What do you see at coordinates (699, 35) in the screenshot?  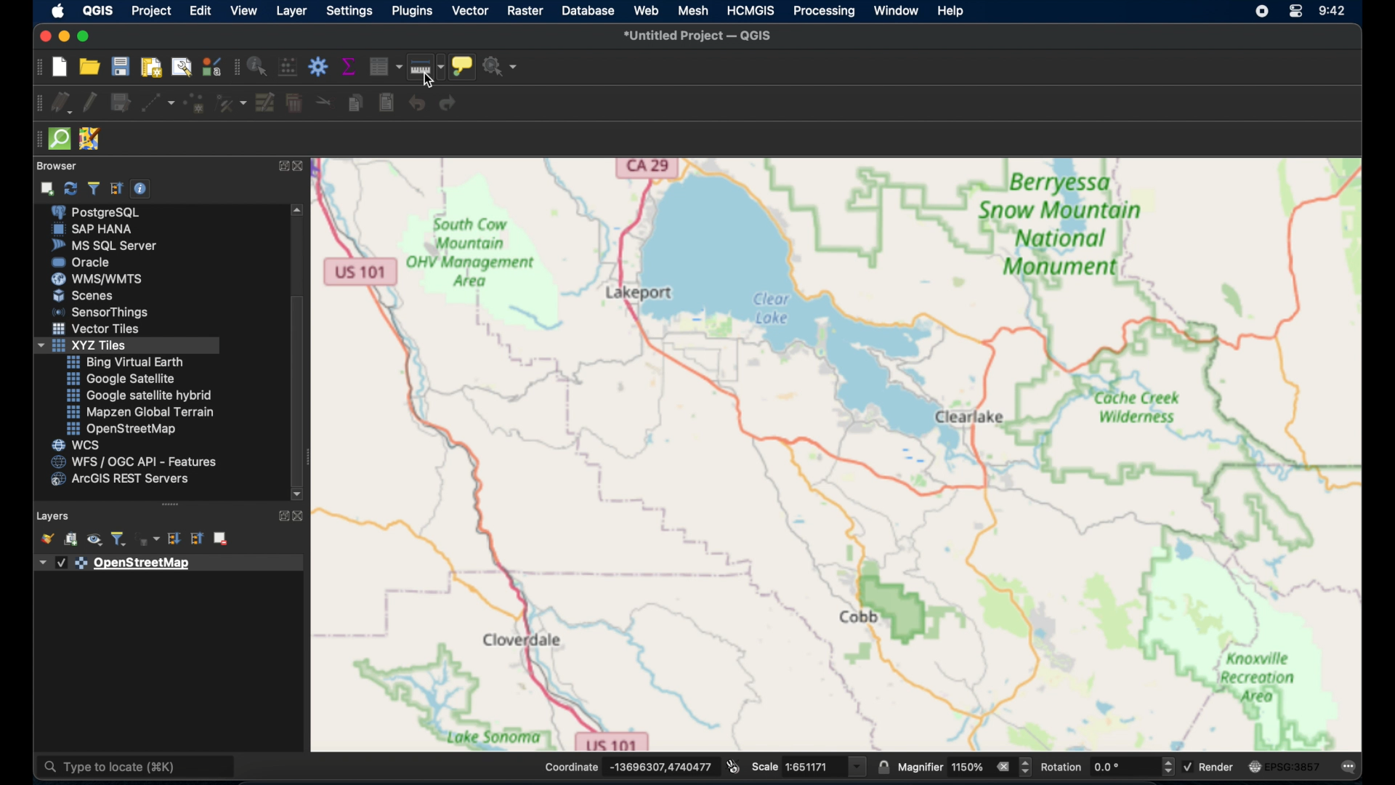 I see `Untitled project-QGIS` at bounding box center [699, 35].